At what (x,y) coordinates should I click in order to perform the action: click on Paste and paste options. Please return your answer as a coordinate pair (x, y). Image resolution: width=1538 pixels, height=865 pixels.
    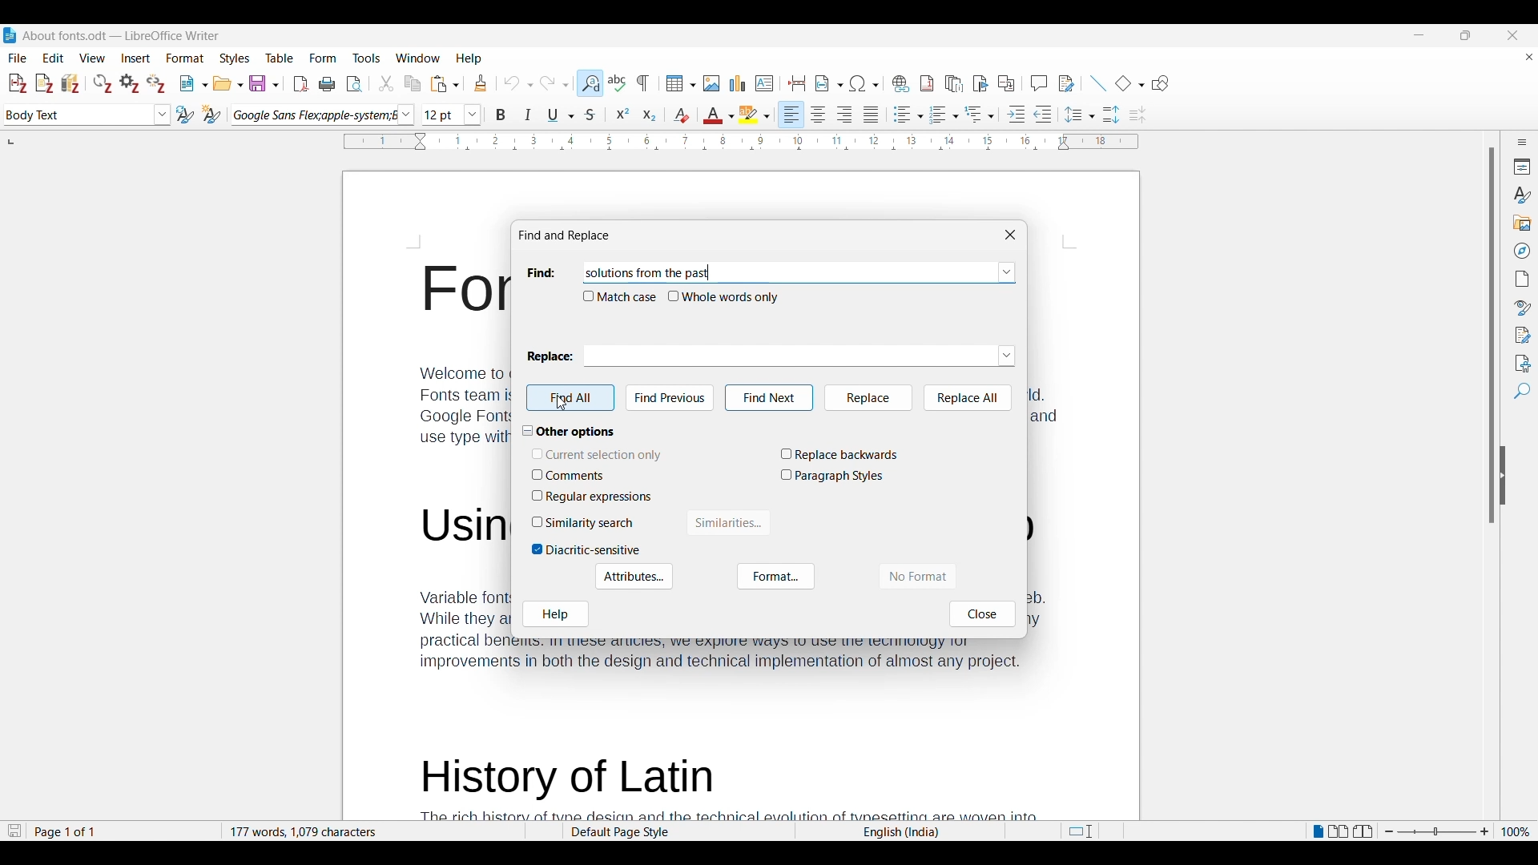
    Looking at the image, I should click on (445, 84).